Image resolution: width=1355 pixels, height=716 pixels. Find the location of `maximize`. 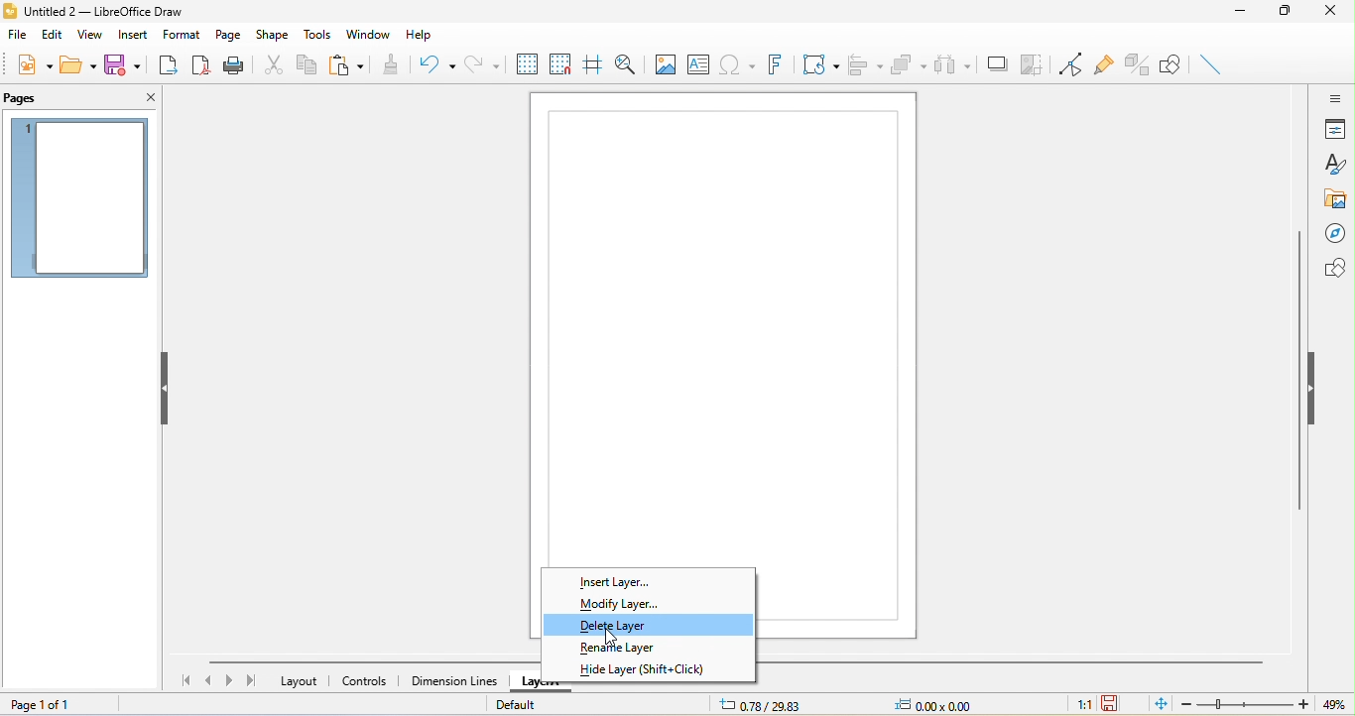

maximize is located at coordinates (1284, 14).